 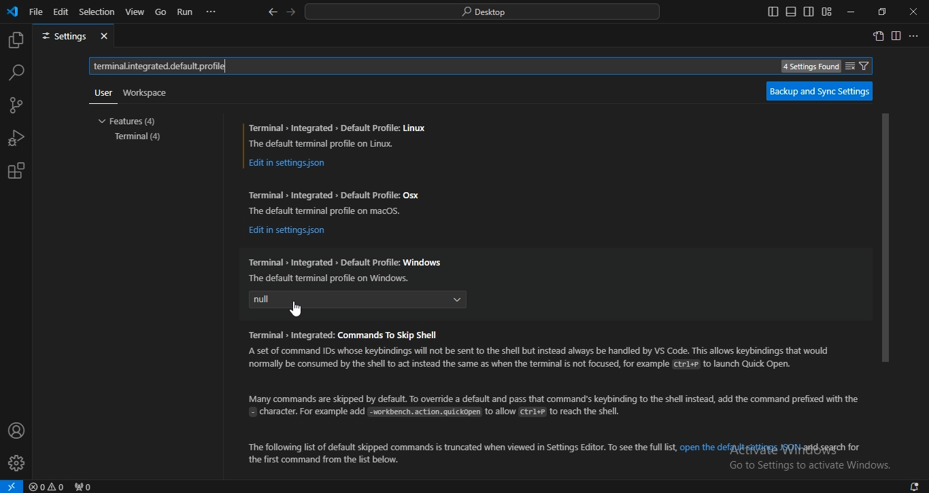 What do you see at coordinates (808, 11) in the screenshot?
I see `toggle secondary side bar` at bounding box center [808, 11].